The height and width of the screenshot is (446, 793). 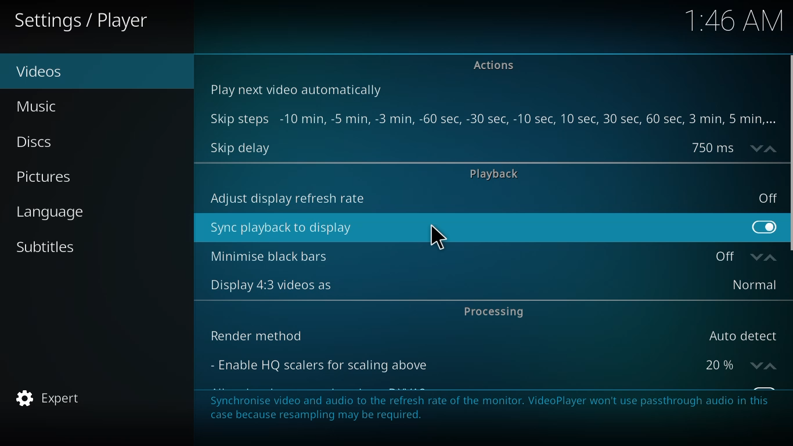 What do you see at coordinates (258, 337) in the screenshot?
I see `render method` at bounding box center [258, 337].